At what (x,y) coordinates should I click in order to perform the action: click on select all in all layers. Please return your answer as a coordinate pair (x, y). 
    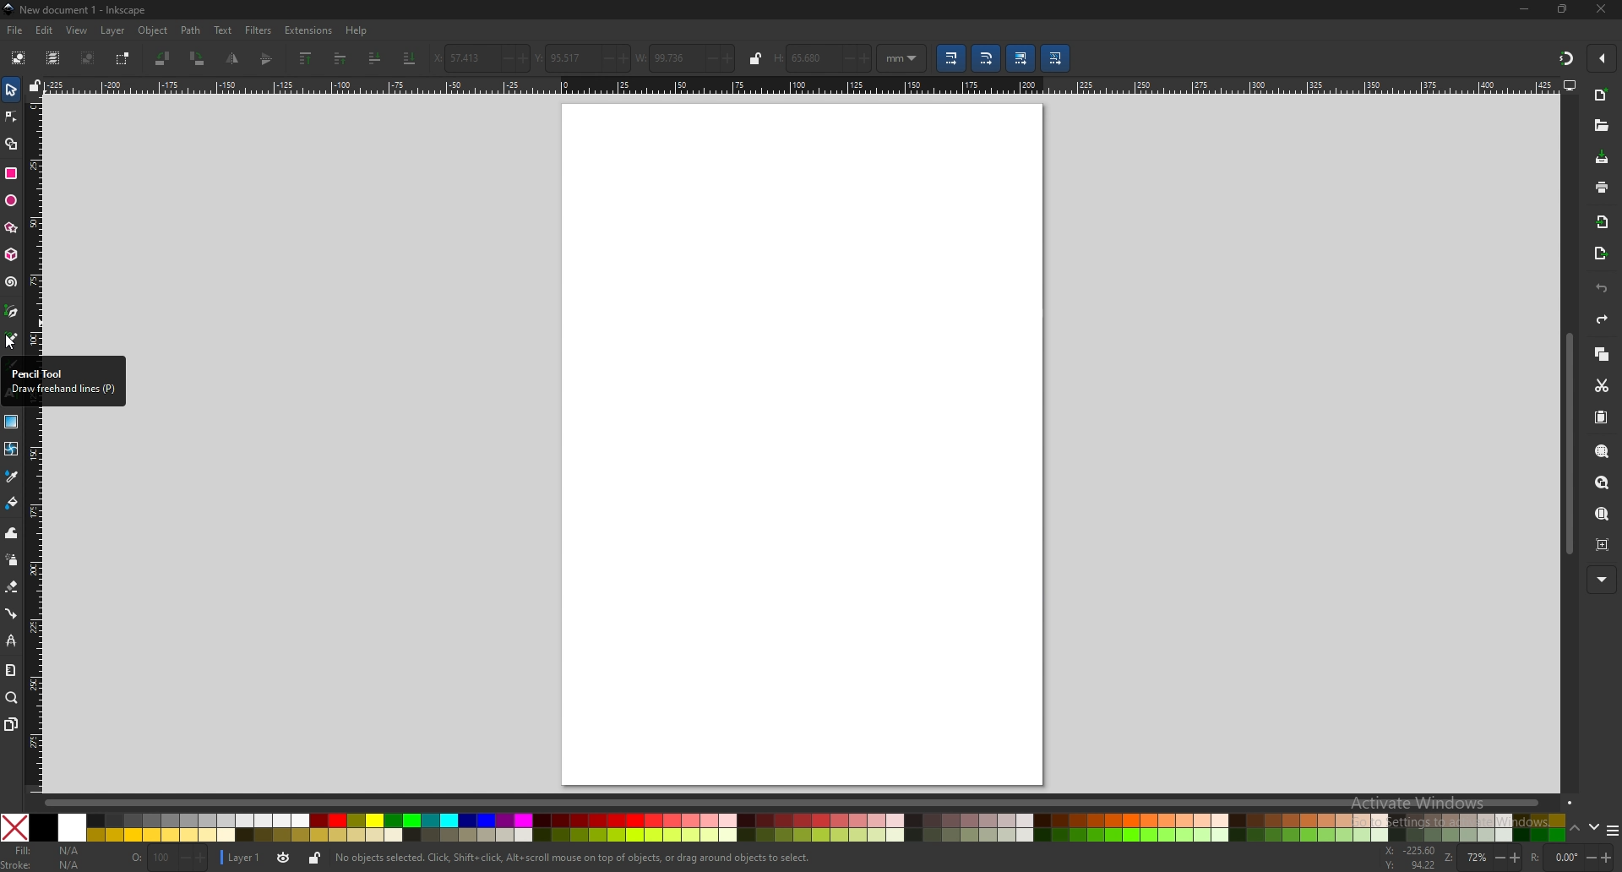
    Looking at the image, I should click on (54, 57).